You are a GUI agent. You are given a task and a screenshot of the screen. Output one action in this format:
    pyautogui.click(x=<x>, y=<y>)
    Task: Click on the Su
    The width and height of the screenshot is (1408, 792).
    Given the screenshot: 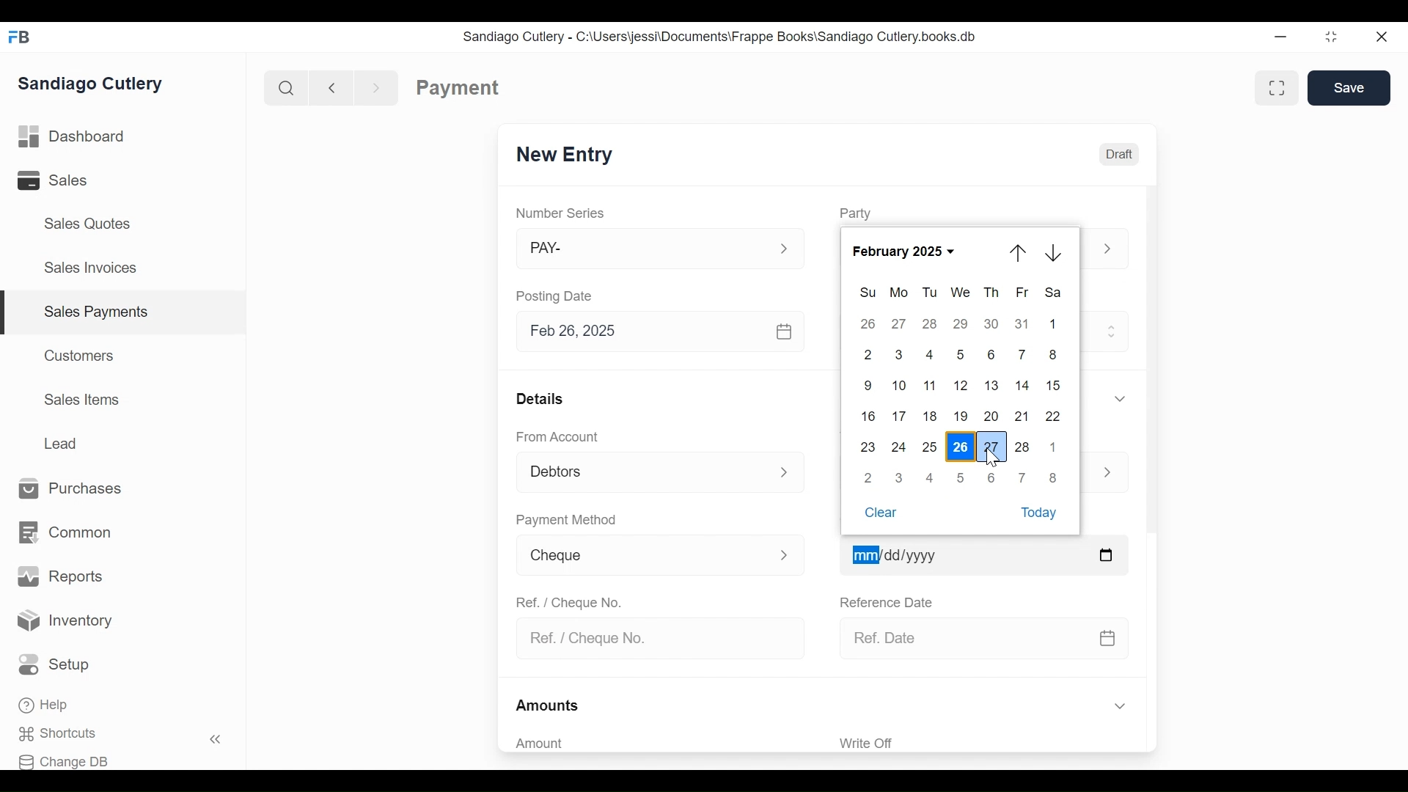 What is the action you would take?
    pyautogui.click(x=868, y=292)
    